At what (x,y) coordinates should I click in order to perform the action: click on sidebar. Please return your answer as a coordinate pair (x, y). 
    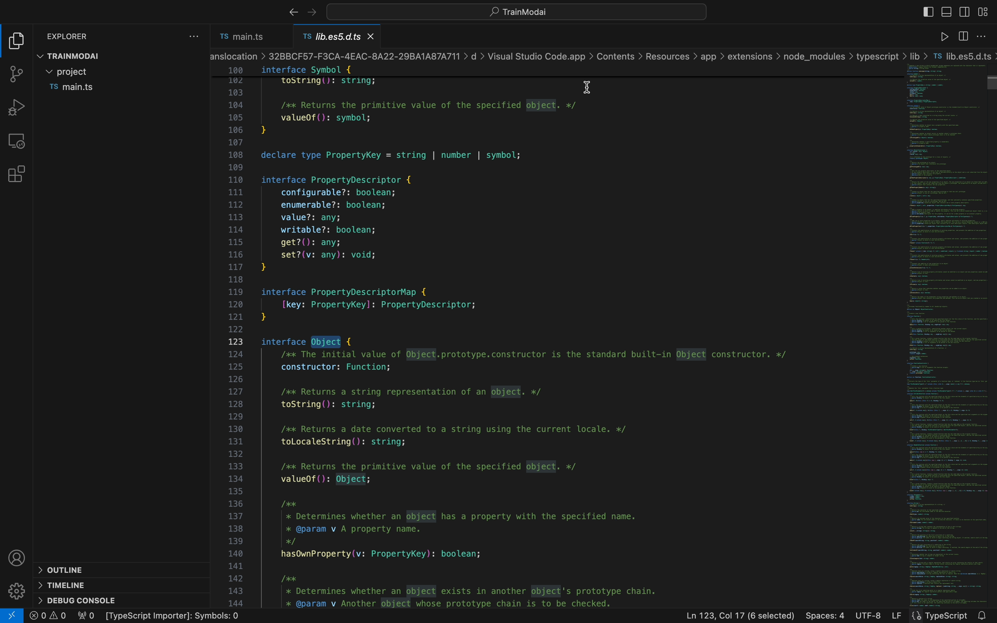
    Looking at the image, I should click on (963, 37).